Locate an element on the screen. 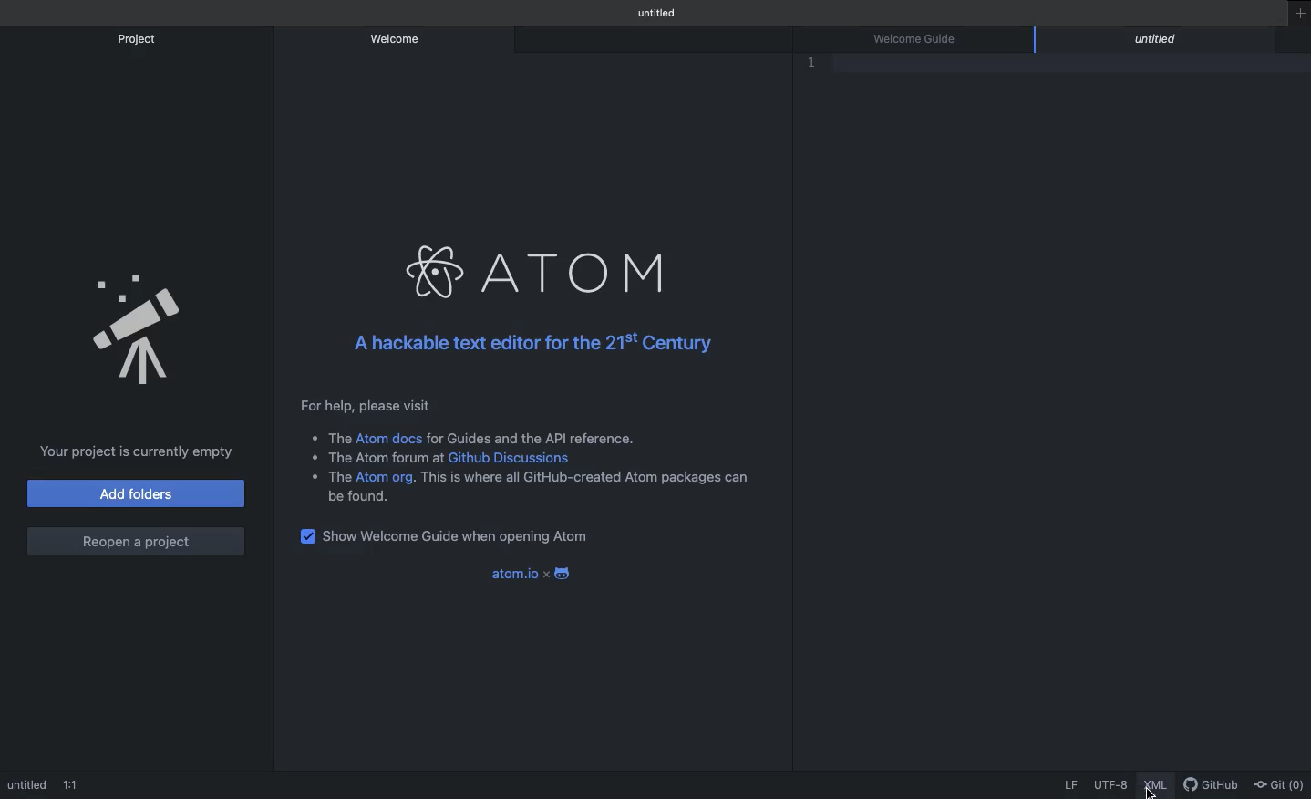  Atom docs Link is located at coordinates (389, 436).